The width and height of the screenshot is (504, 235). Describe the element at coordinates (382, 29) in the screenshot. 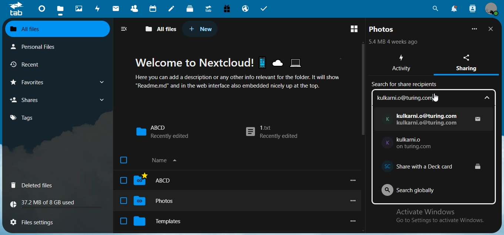

I see `photos` at that location.